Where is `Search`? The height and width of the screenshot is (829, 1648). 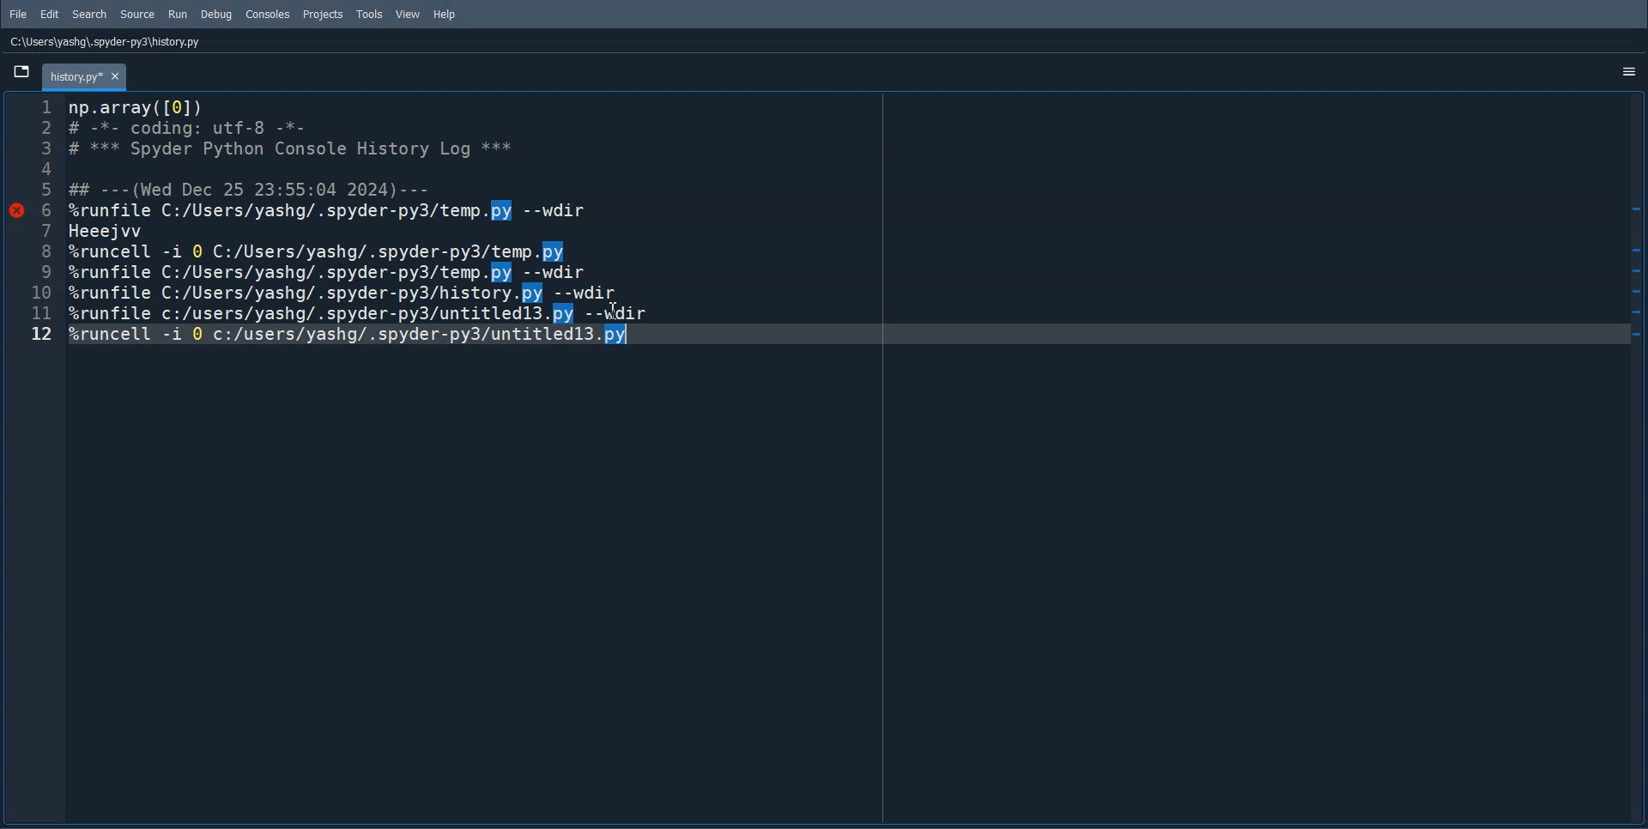 Search is located at coordinates (89, 14).